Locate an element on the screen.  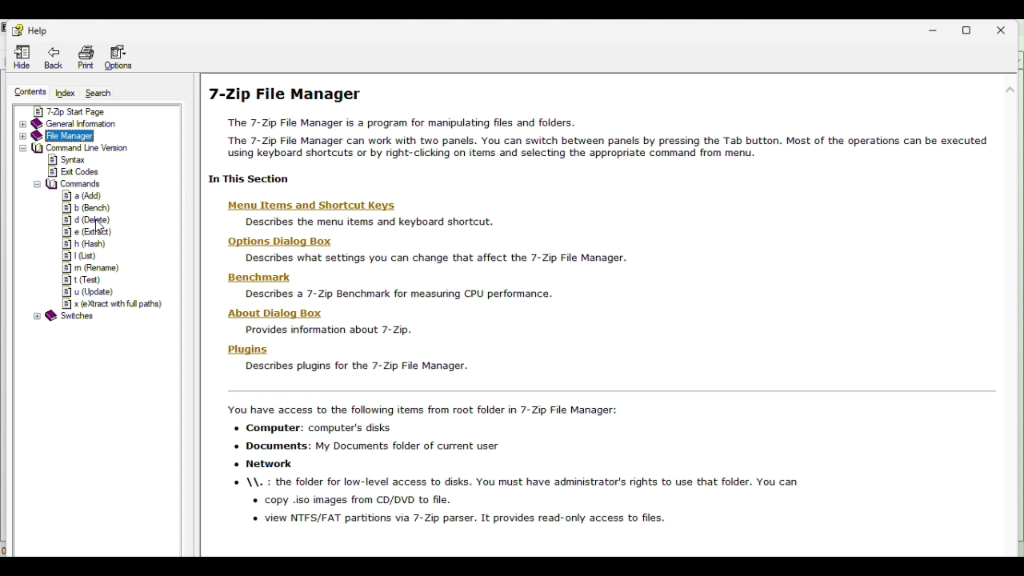
commands is located at coordinates (62, 184).